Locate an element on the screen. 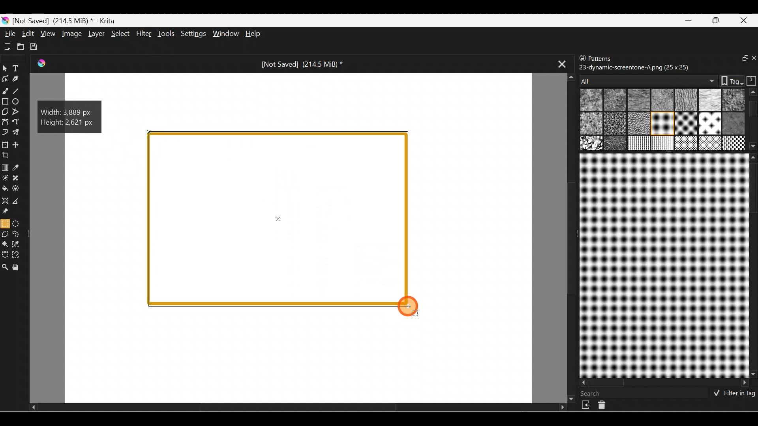 Image resolution: width=758 pixels, height=426 pixels. 04 paper-c-grain.png is located at coordinates (685, 101).